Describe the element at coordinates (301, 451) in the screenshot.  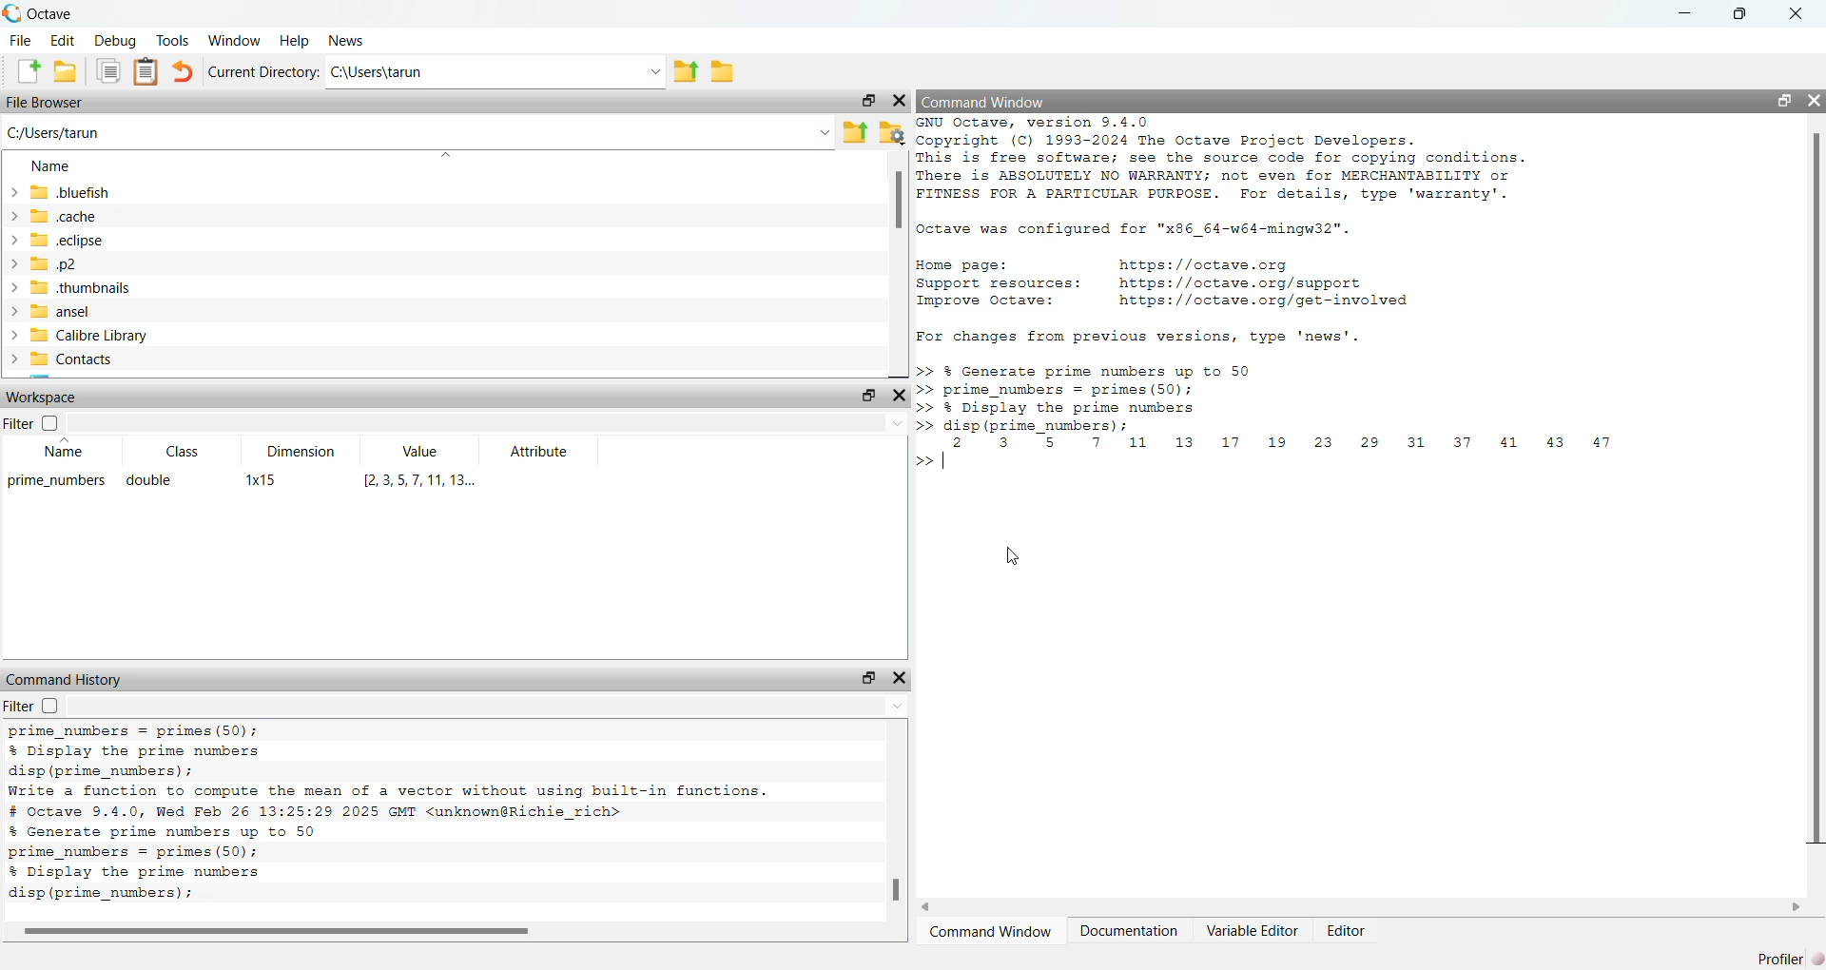
I see `dimension` at that location.